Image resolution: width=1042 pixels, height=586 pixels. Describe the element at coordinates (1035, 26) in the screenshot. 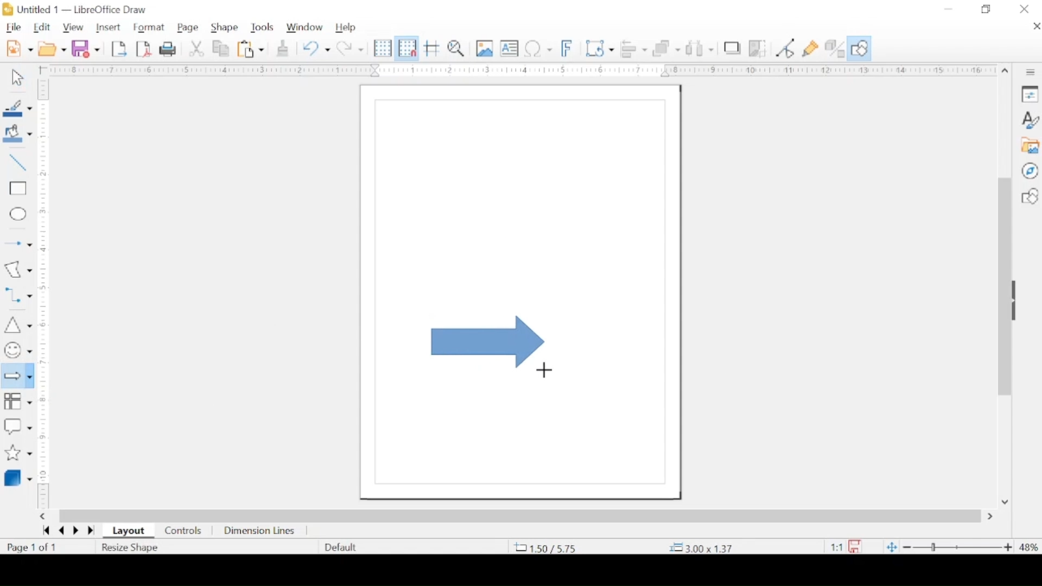

I see `close` at that location.